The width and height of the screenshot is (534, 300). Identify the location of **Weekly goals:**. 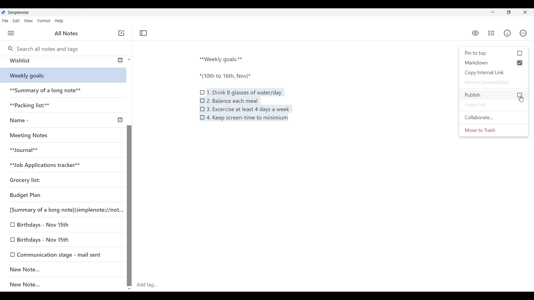
(36, 76).